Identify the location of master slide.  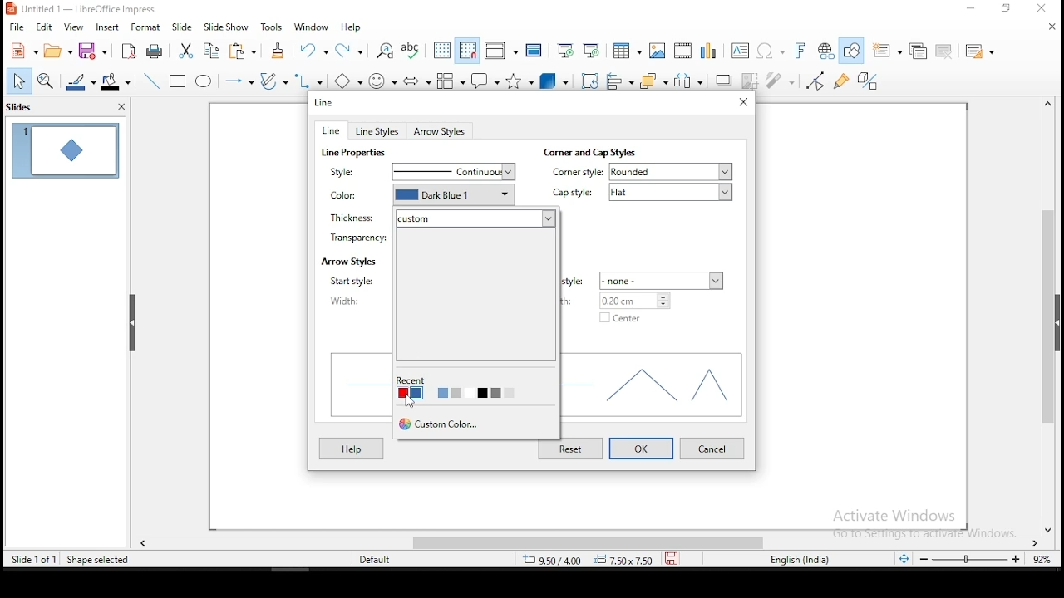
(534, 51).